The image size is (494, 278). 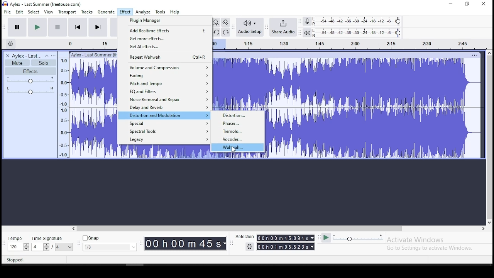 I want to click on Selection, so click(x=242, y=236).